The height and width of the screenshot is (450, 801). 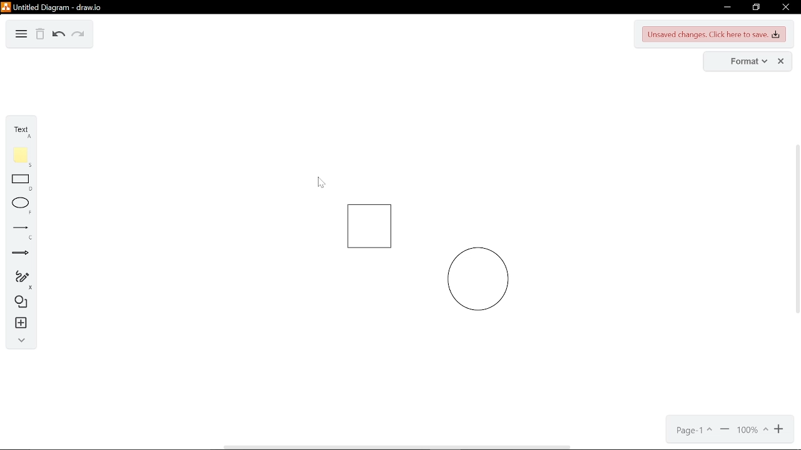 What do you see at coordinates (19, 231) in the screenshot?
I see `line` at bounding box center [19, 231].